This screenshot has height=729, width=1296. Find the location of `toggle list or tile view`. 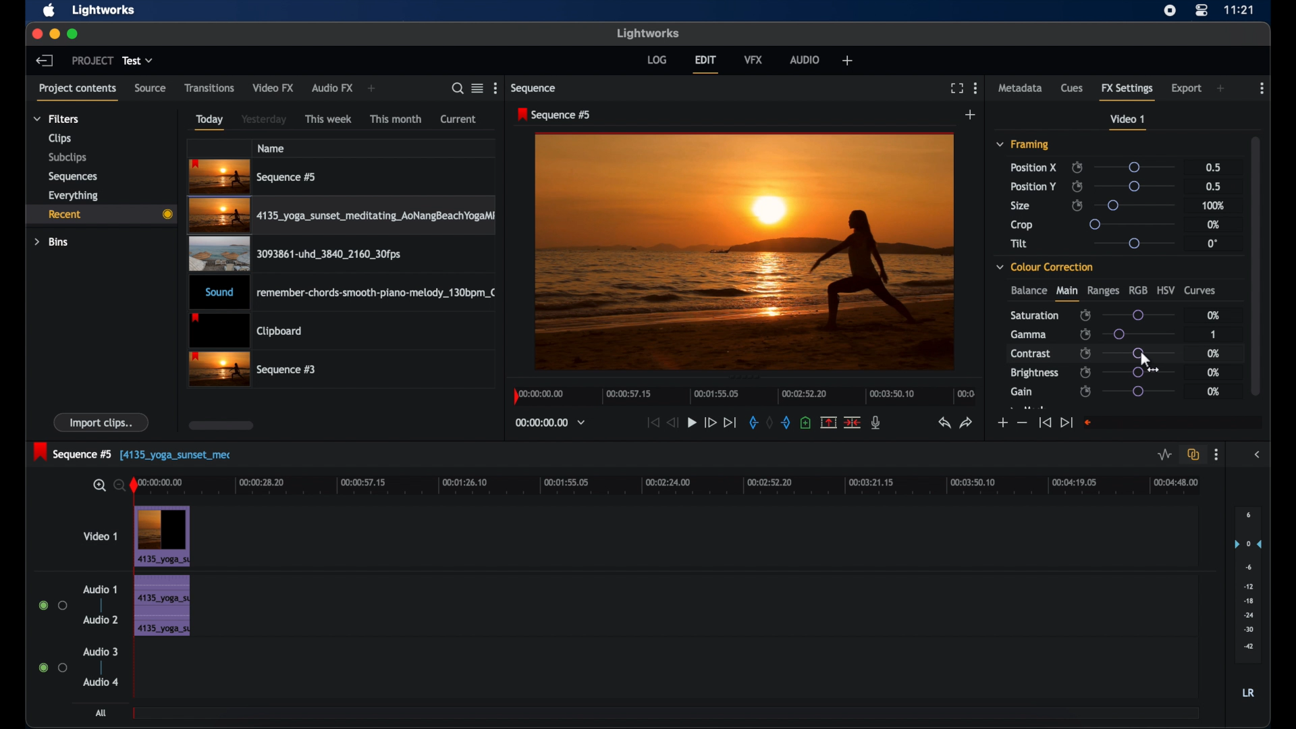

toggle list or tile view is located at coordinates (477, 88).